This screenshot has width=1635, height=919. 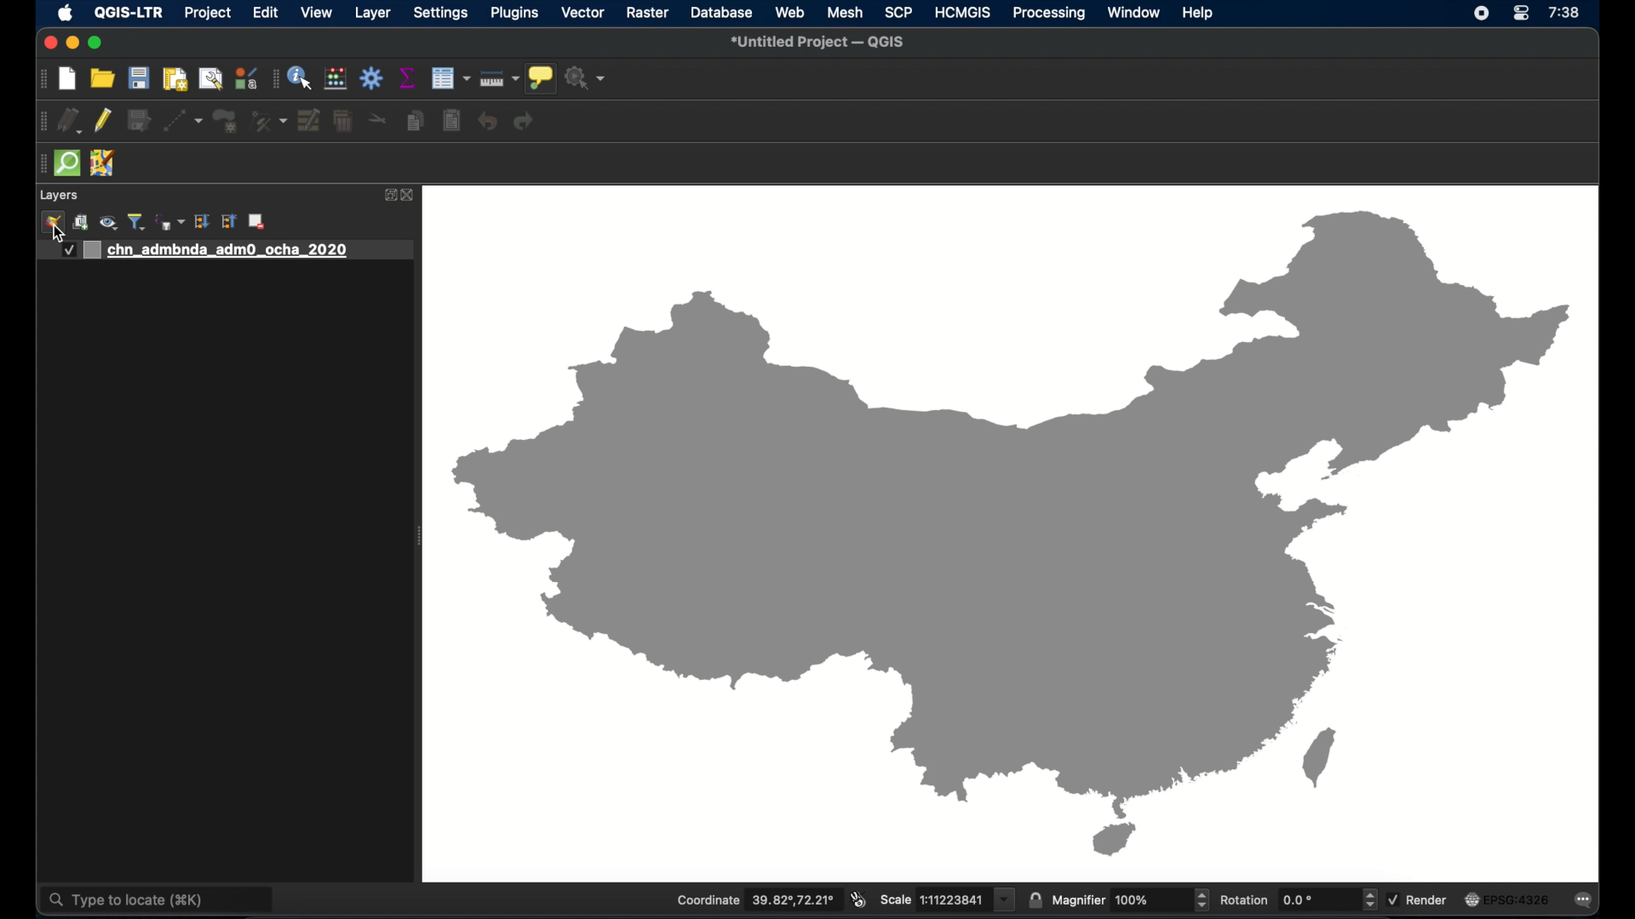 I want to click on maximize, so click(x=96, y=43).